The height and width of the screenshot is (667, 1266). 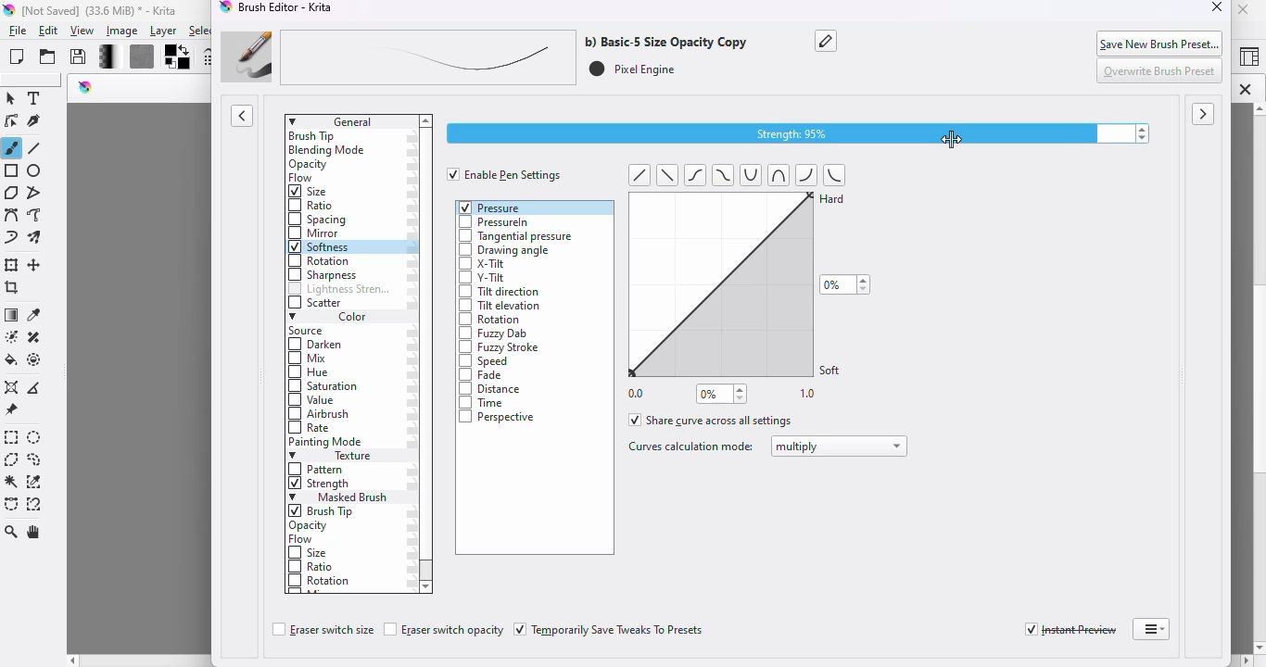 What do you see at coordinates (37, 192) in the screenshot?
I see `polyline tool` at bounding box center [37, 192].